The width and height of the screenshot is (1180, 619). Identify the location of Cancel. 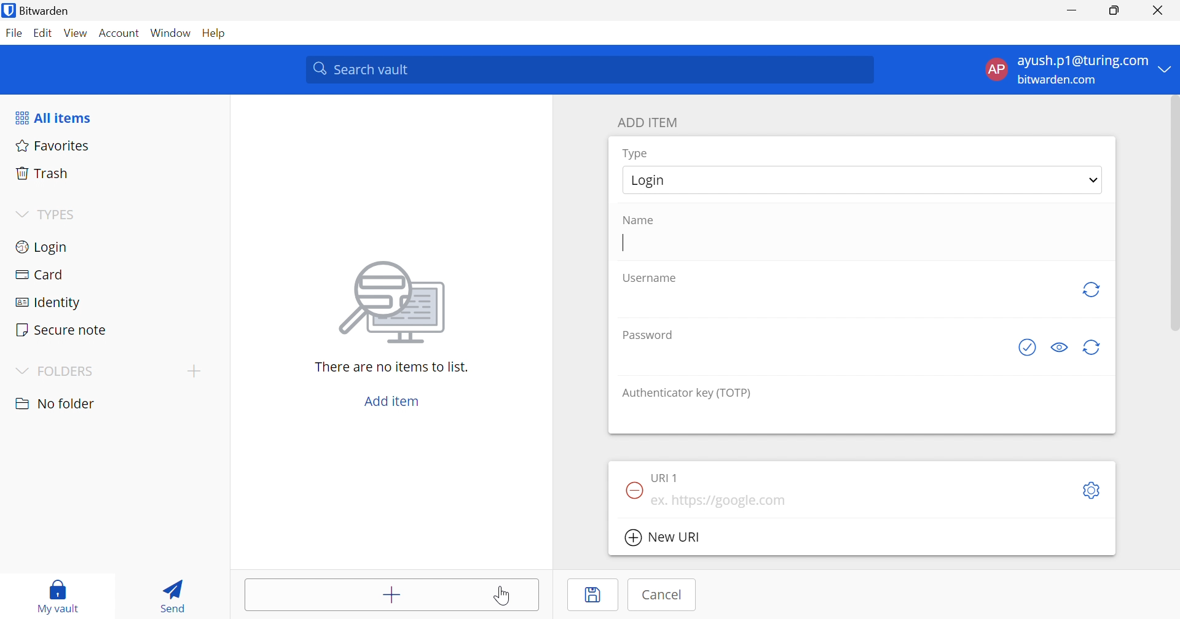
(663, 595).